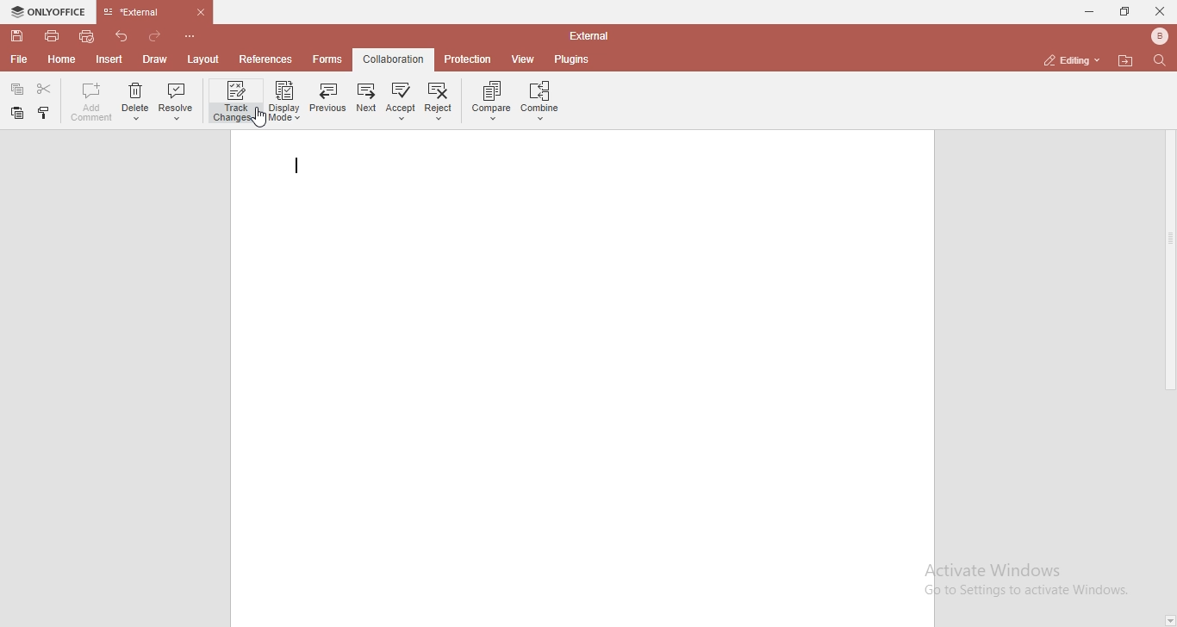 This screenshot has height=627, width=1177. I want to click on quick print, so click(88, 36).